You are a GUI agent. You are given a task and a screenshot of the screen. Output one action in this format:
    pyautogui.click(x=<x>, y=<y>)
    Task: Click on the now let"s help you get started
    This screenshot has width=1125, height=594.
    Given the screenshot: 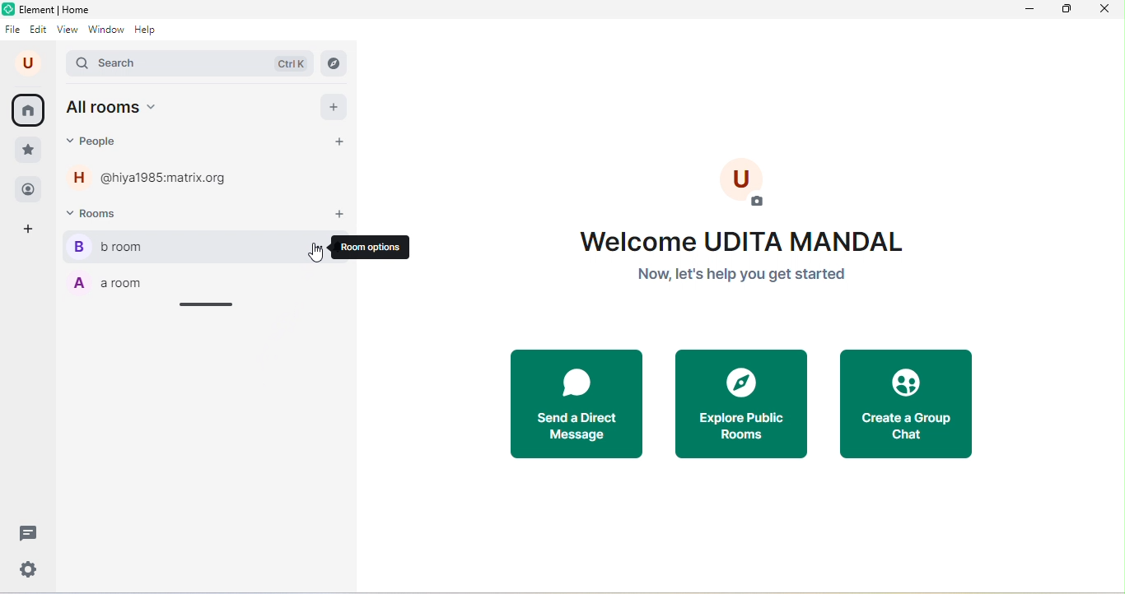 What is the action you would take?
    pyautogui.click(x=740, y=274)
    